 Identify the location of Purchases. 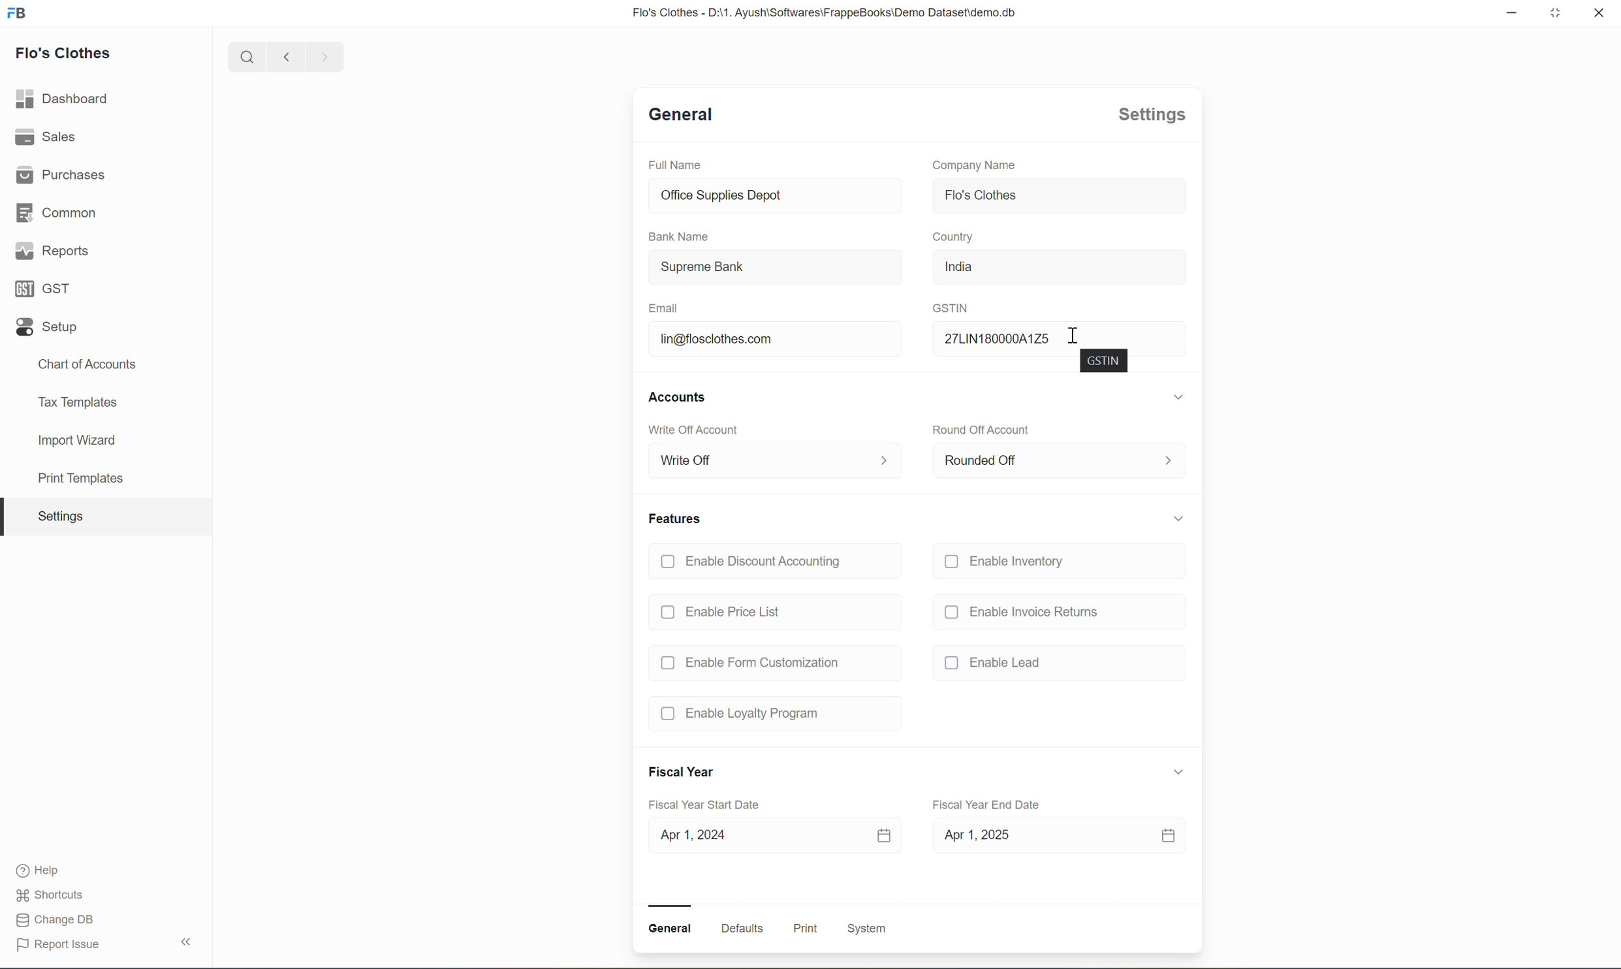
(60, 175).